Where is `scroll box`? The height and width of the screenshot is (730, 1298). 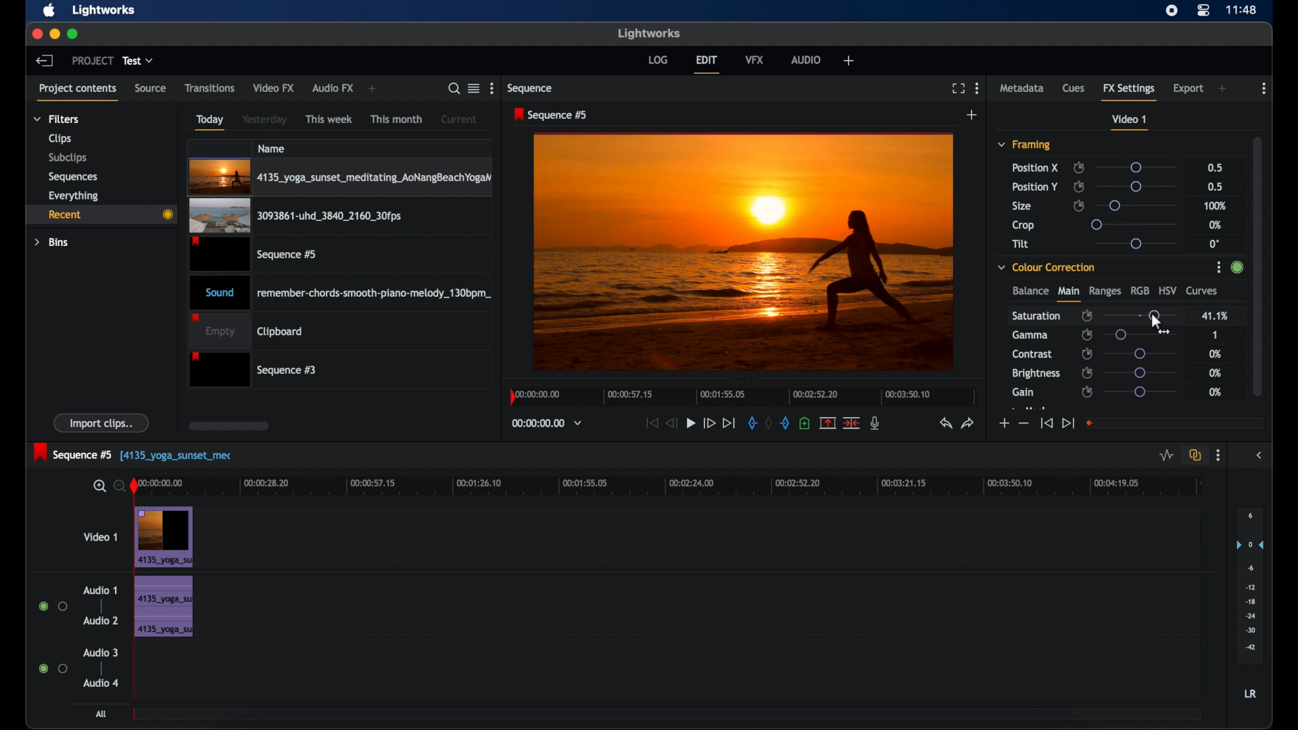
scroll box is located at coordinates (229, 426).